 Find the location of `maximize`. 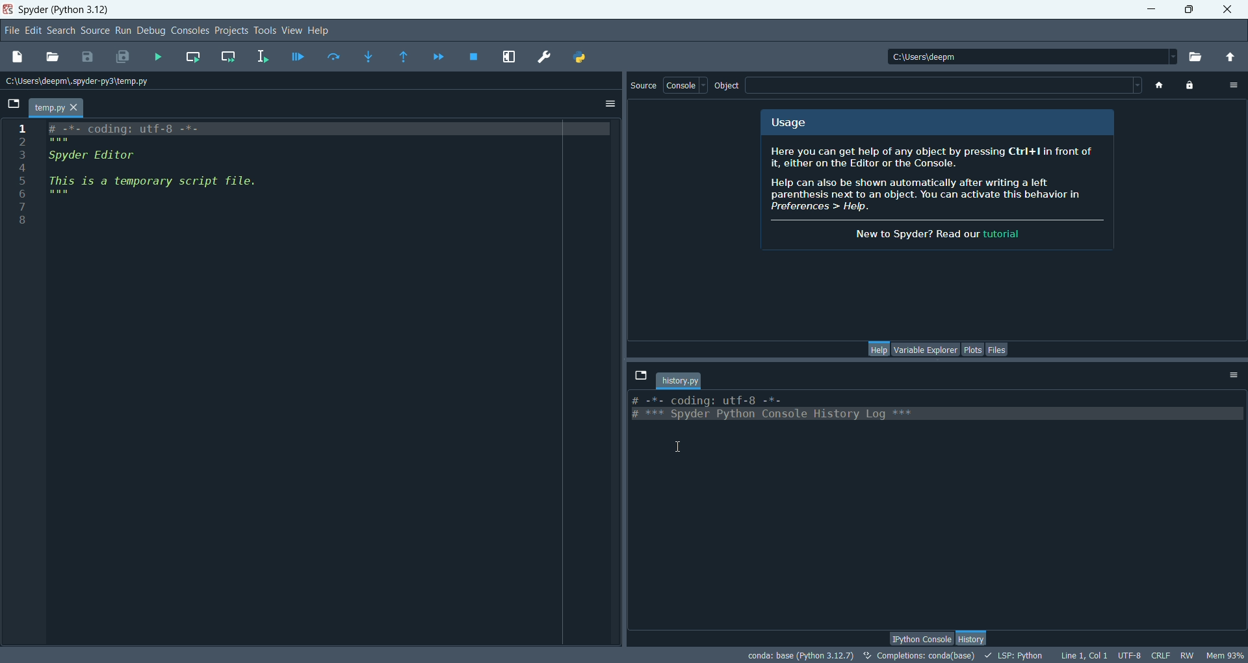

maximize is located at coordinates (1193, 10).